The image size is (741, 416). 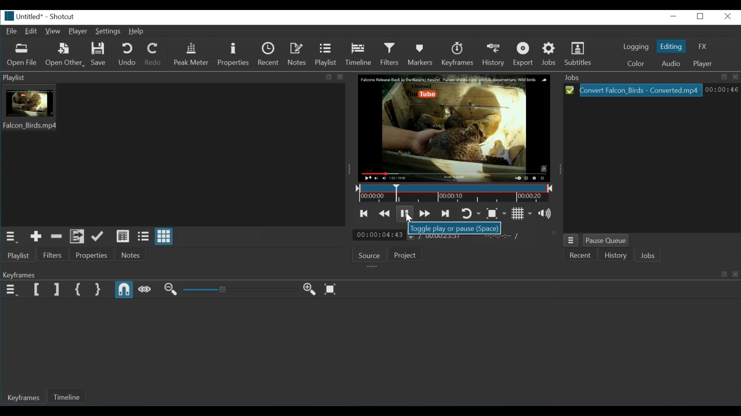 I want to click on Color, so click(x=636, y=63).